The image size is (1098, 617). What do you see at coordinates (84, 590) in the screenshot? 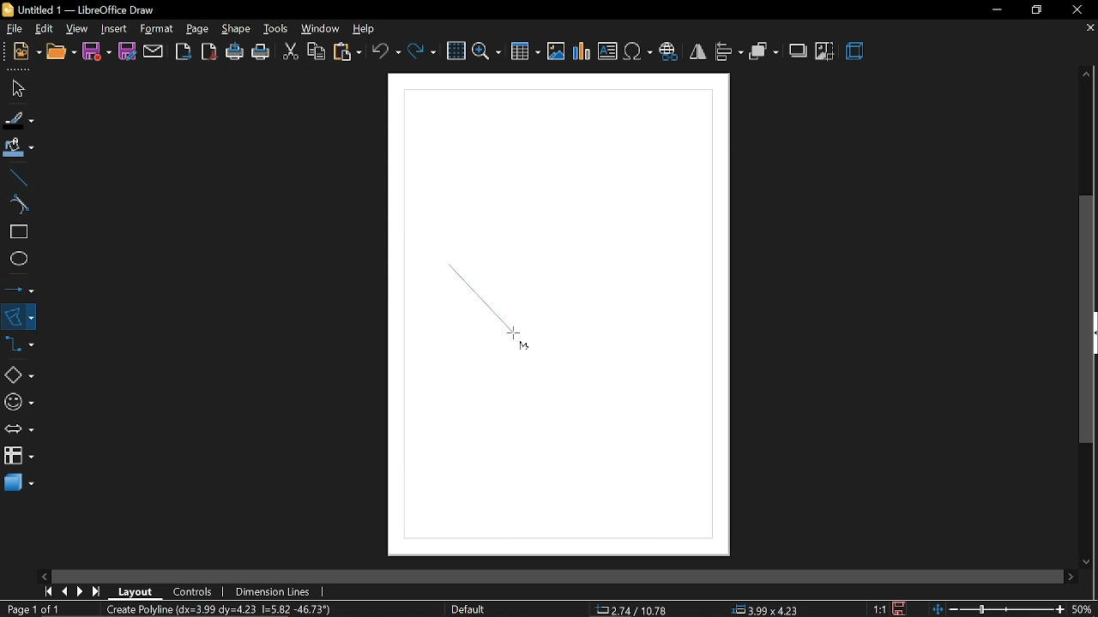
I see `next page` at bounding box center [84, 590].